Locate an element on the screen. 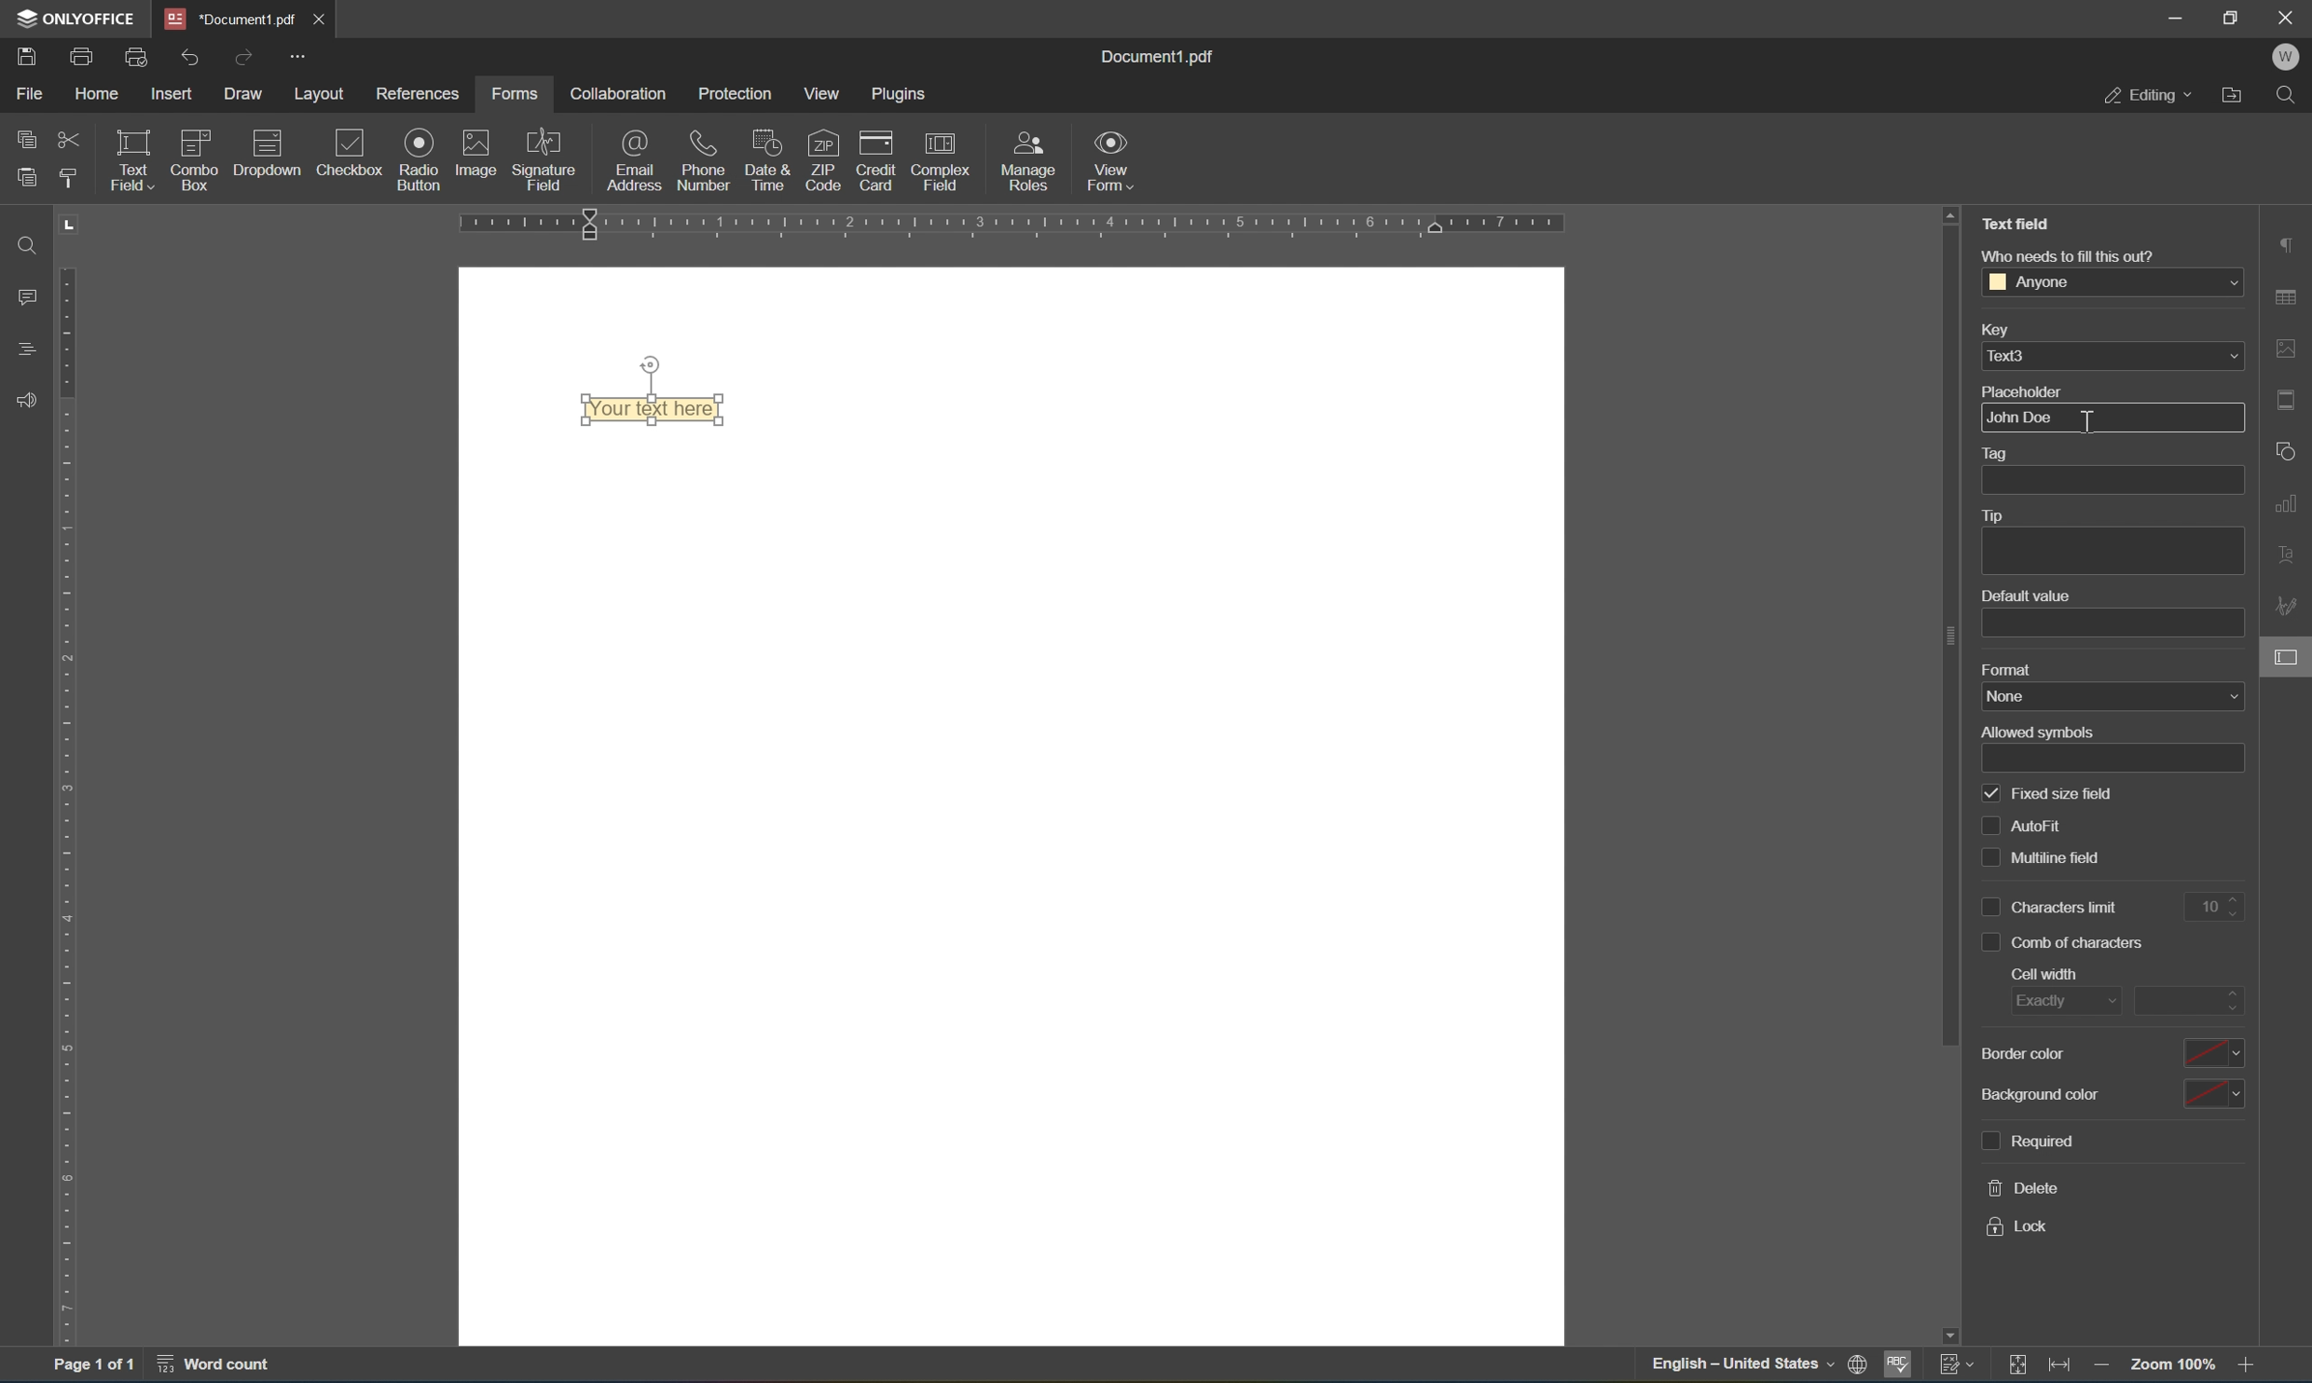  format is located at coordinates (2015, 670).